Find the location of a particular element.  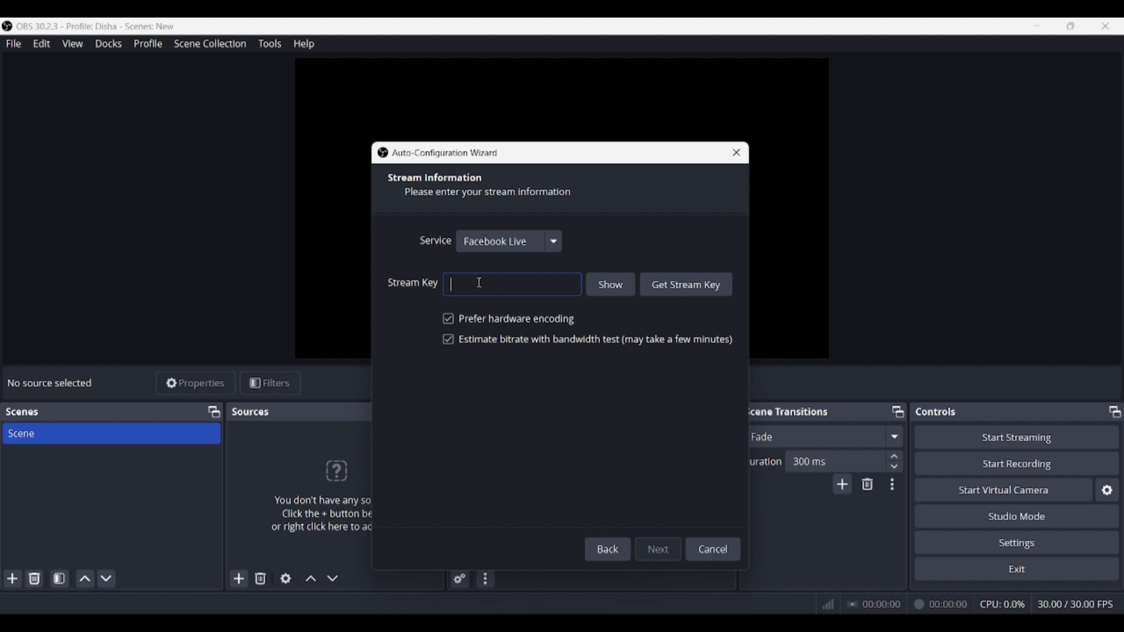

Scene title is located at coordinates (111, 433).